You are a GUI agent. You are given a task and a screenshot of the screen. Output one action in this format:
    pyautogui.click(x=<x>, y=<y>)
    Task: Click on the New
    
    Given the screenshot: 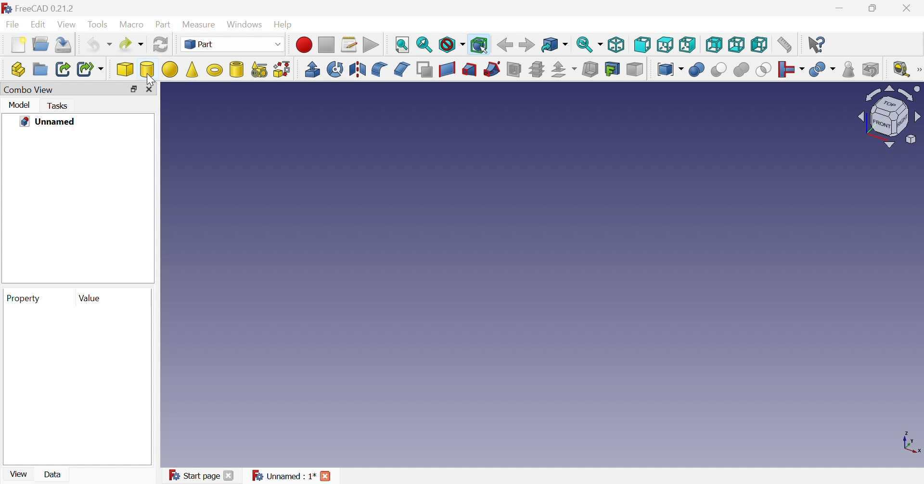 What is the action you would take?
    pyautogui.click(x=19, y=45)
    